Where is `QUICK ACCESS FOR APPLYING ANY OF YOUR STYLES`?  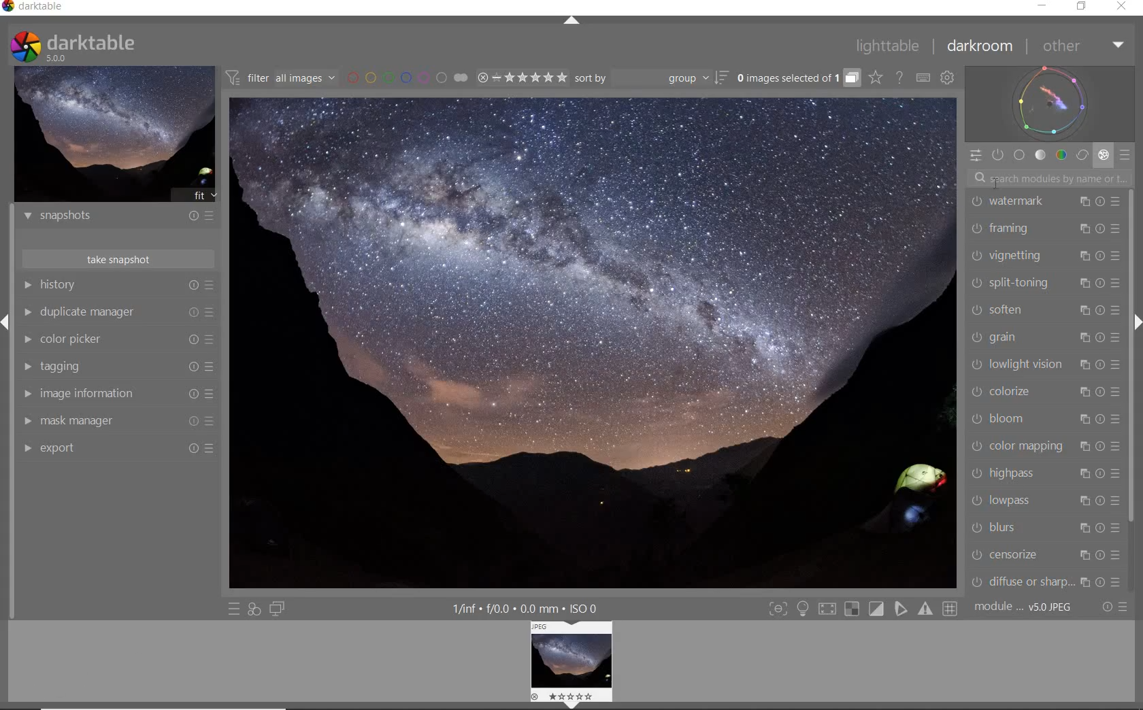
QUICK ACCESS FOR APPLYING ANY OF YOUR STYLES is located at coordinates (253, 609).